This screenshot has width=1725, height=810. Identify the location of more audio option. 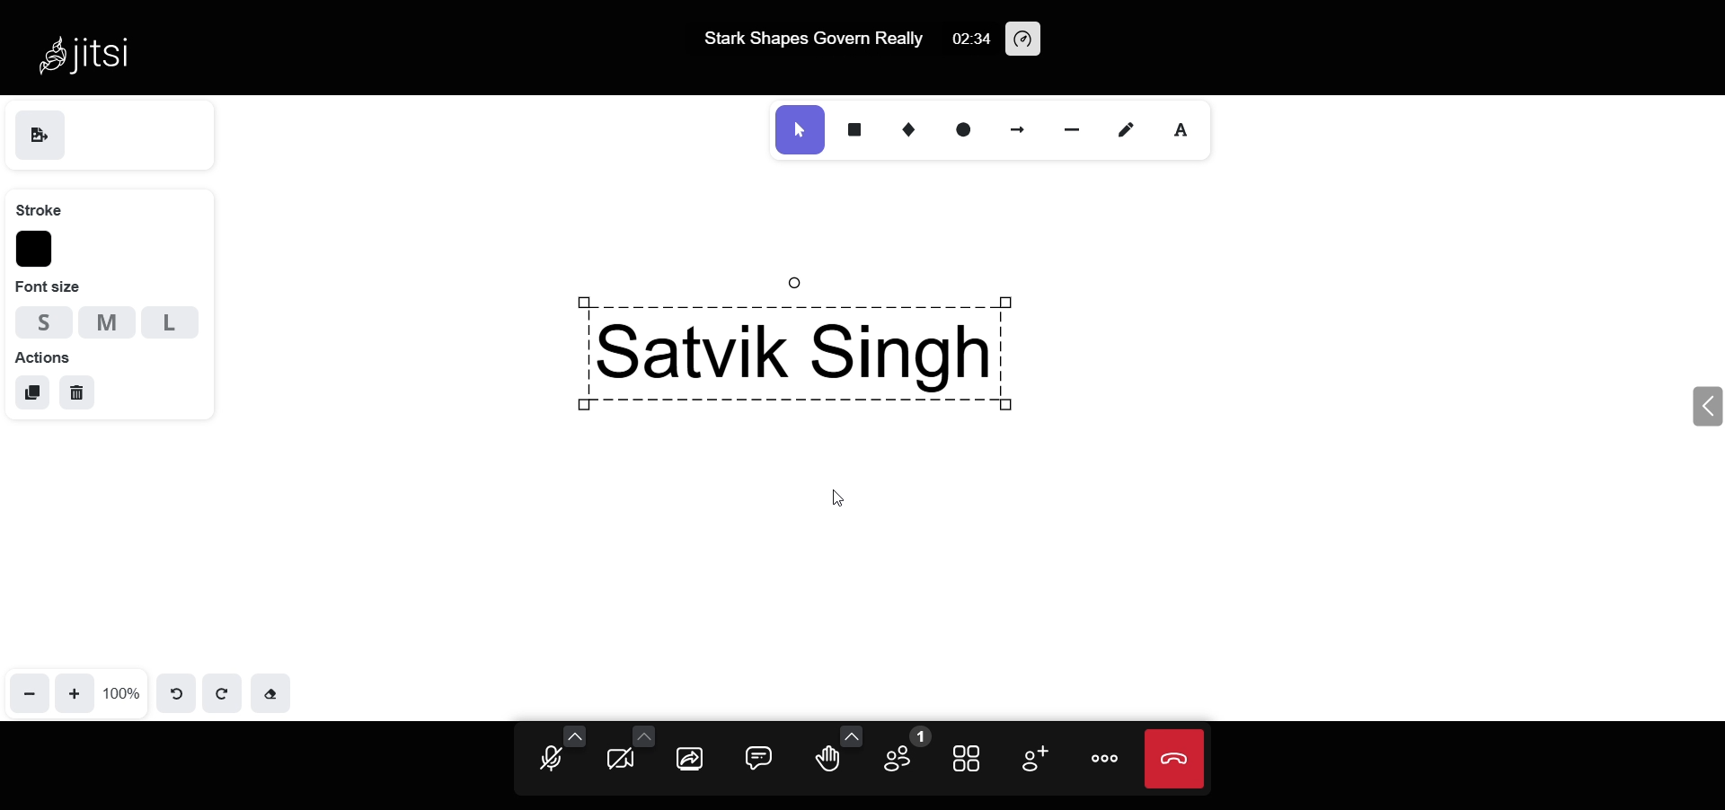
(576, 735).